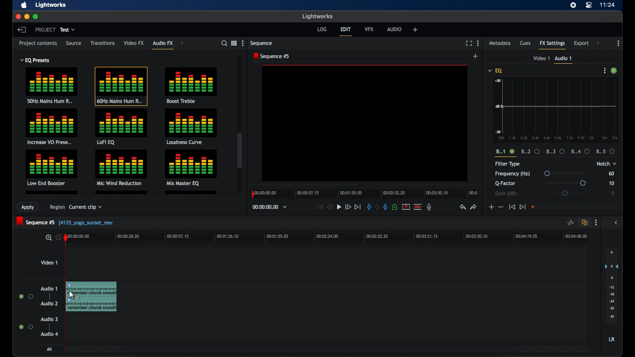  Describe the element at coordinates (614, 71) in the screenshot. I see `active icon` at that location.